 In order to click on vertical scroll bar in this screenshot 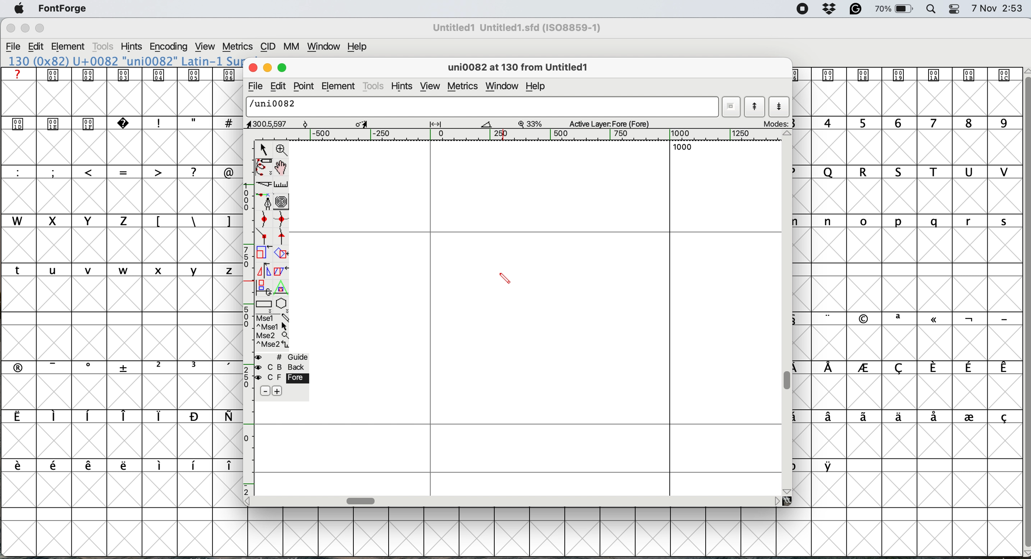, I will do `click(1022, 310)`.